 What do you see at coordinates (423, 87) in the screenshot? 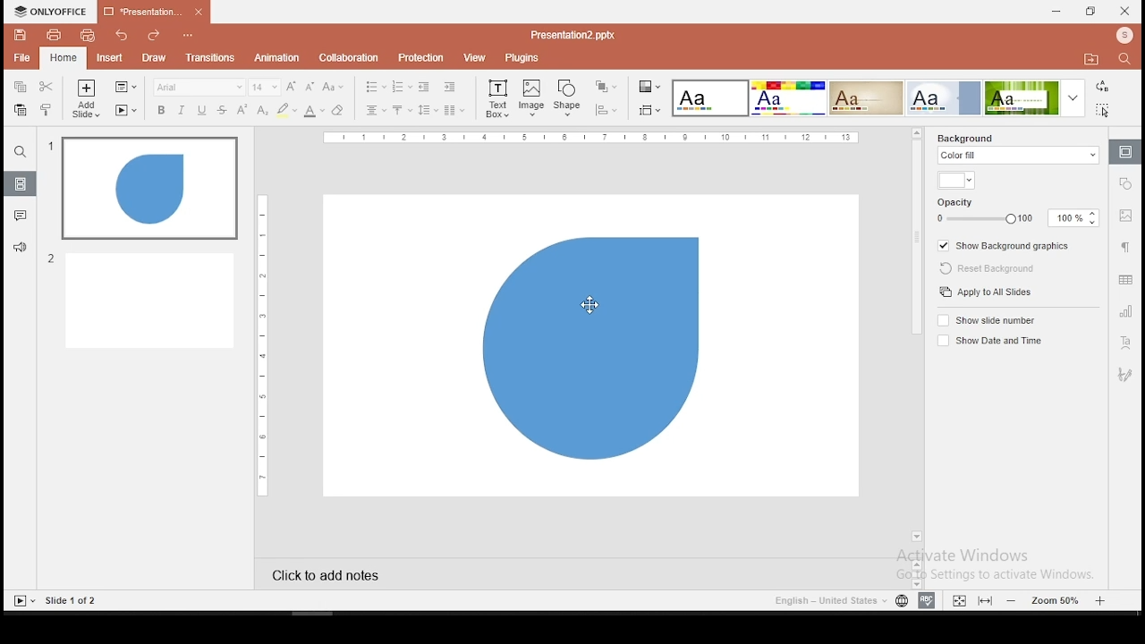
I see `decrease indent` at bounding box center [423, 87].